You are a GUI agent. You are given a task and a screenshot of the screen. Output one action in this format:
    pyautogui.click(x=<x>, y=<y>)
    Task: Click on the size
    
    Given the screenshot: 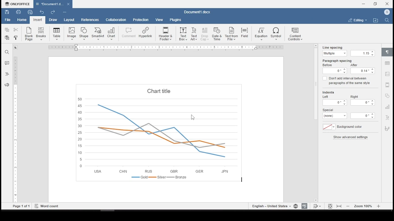 What is the action you would take?
    pyautogui.click(x=349, y=116)
    